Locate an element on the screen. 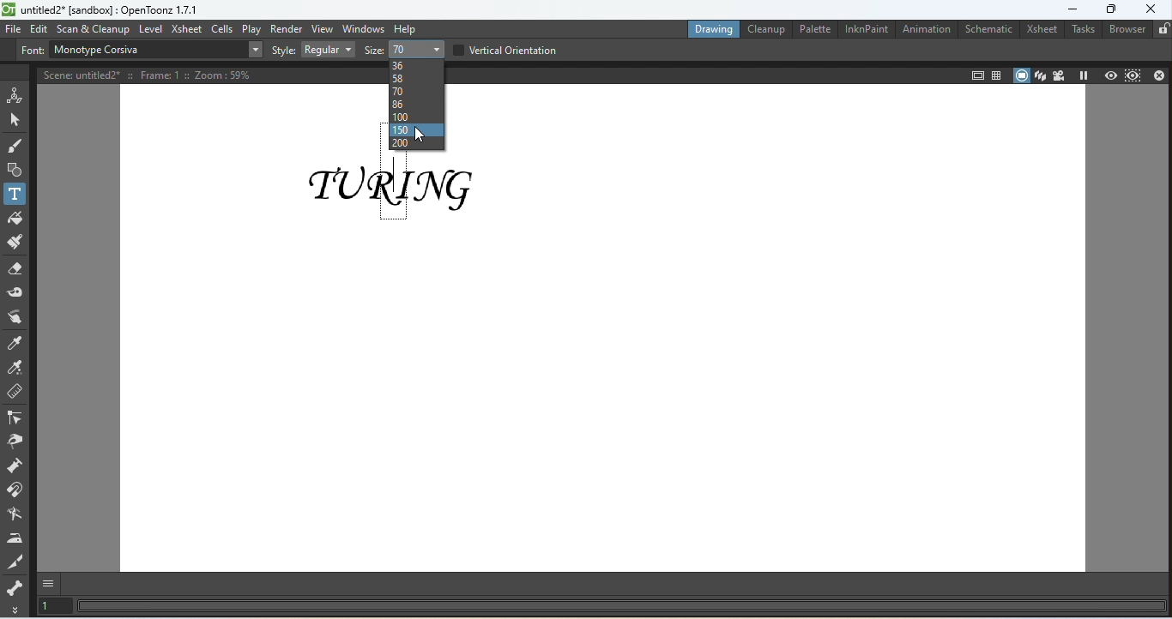  Edit is located at coordinates (39, 28).